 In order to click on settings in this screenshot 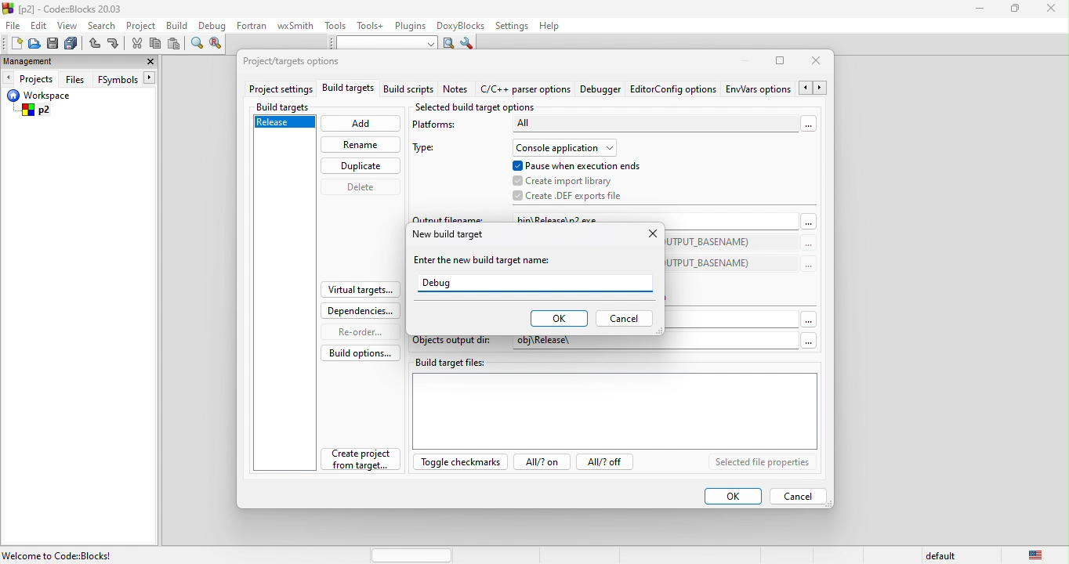, I will do `click(511, 27)`.